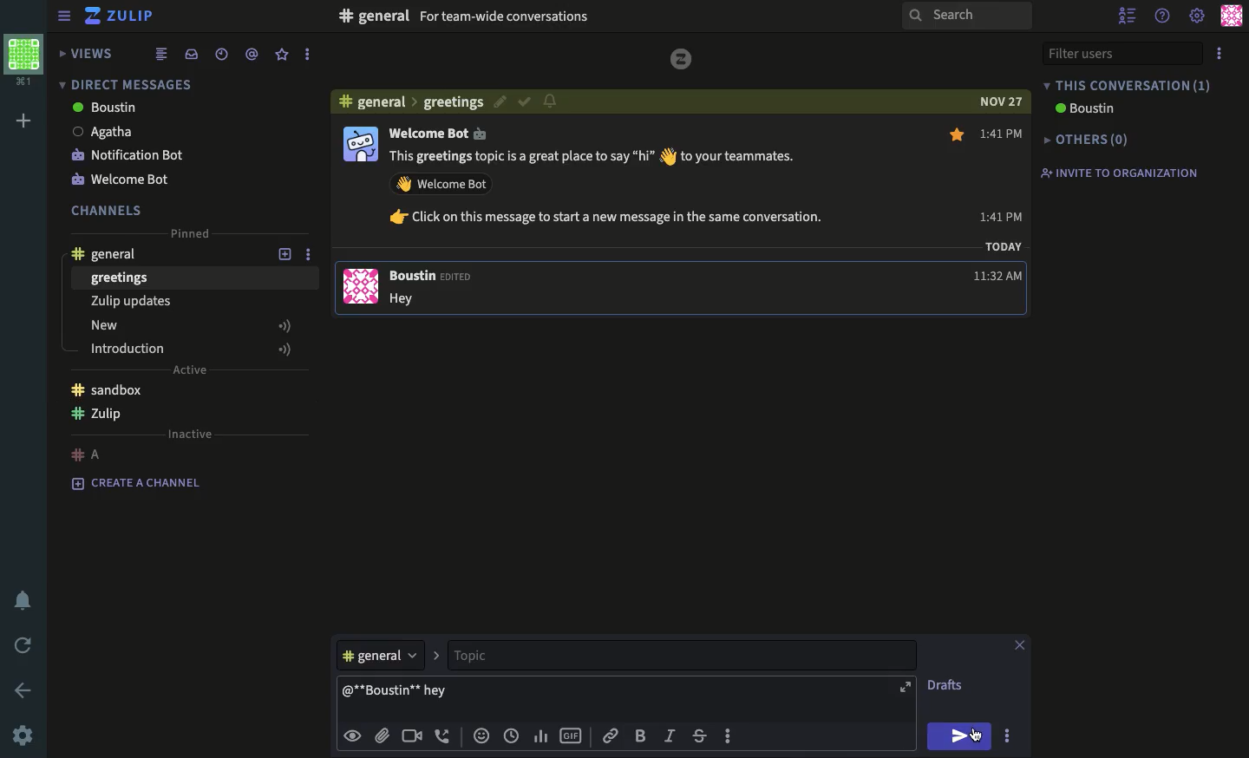 The image size is (1249, 758). What do you see at coordinates (454, 103) in the screenshot?
I see `greeting` at bounding box center [454, 103].